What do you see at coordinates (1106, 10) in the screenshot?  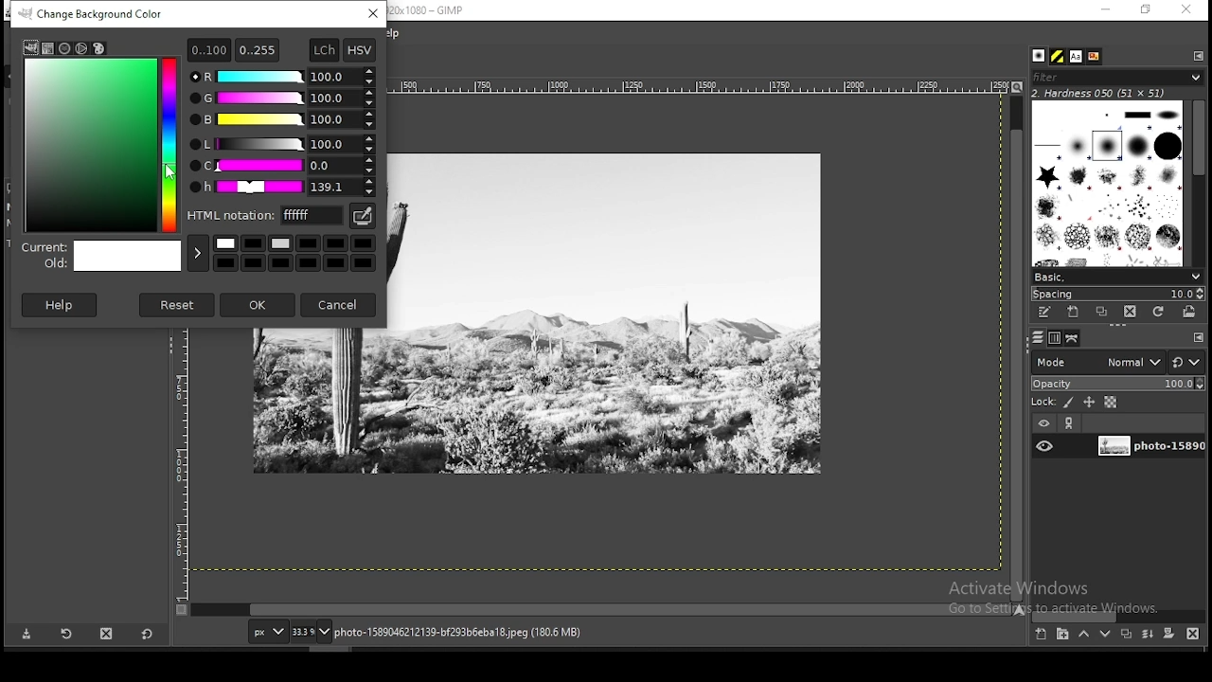 I see `minimize` at bounding box center [1106, 10].